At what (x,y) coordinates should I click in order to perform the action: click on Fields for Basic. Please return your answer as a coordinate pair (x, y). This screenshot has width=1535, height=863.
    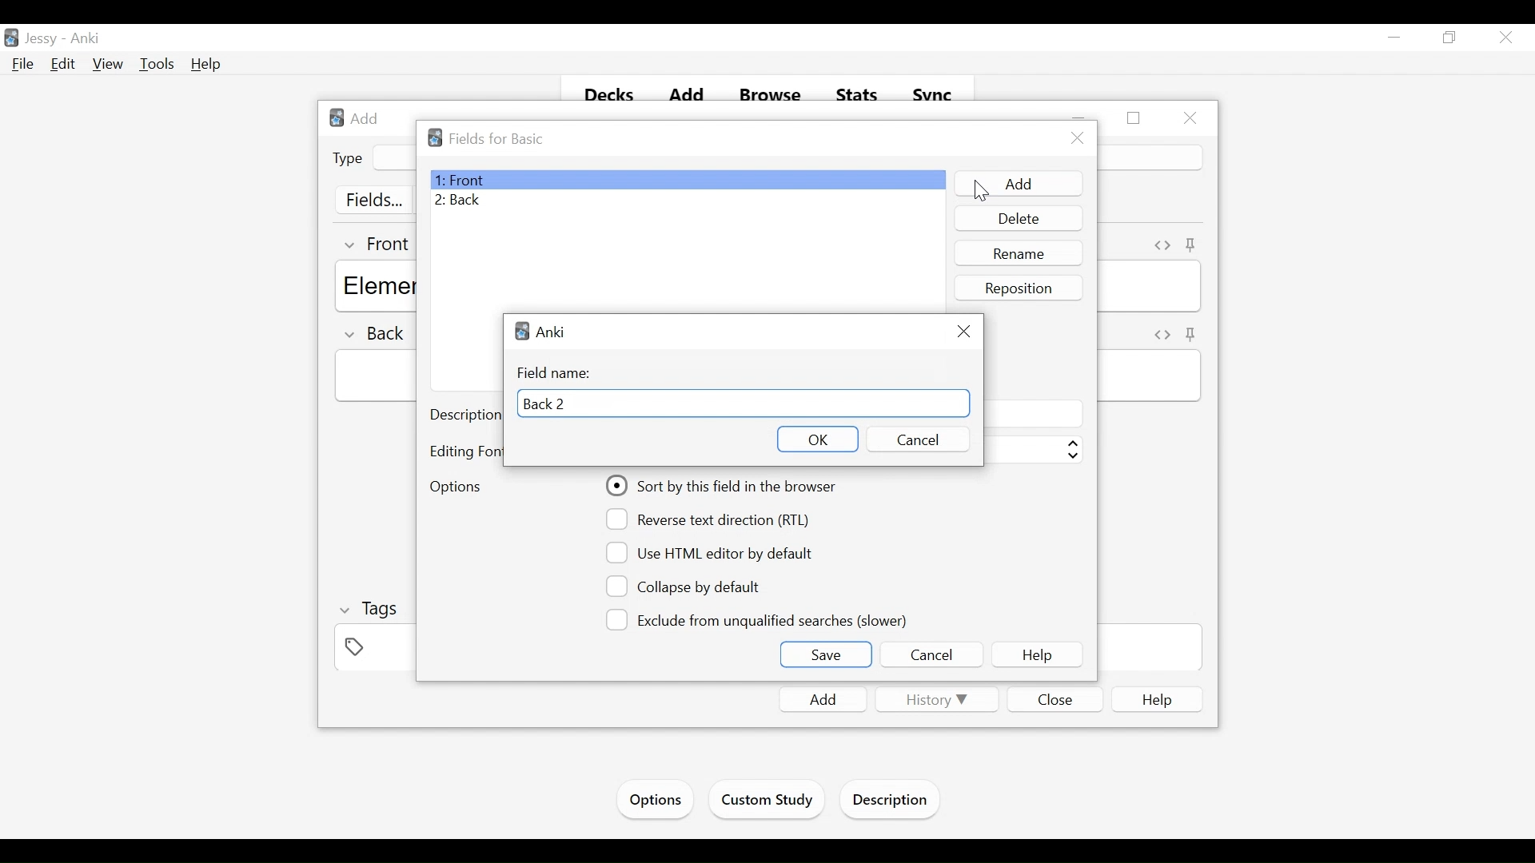
    Looking at the image, I should click on (493, 138).